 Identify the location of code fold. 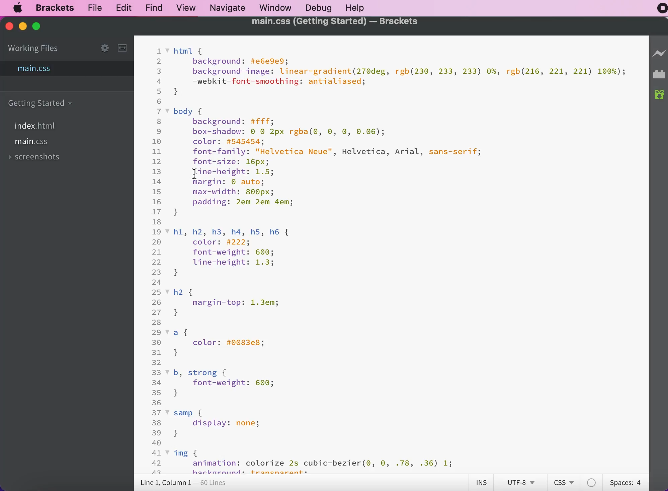
(167, 332).